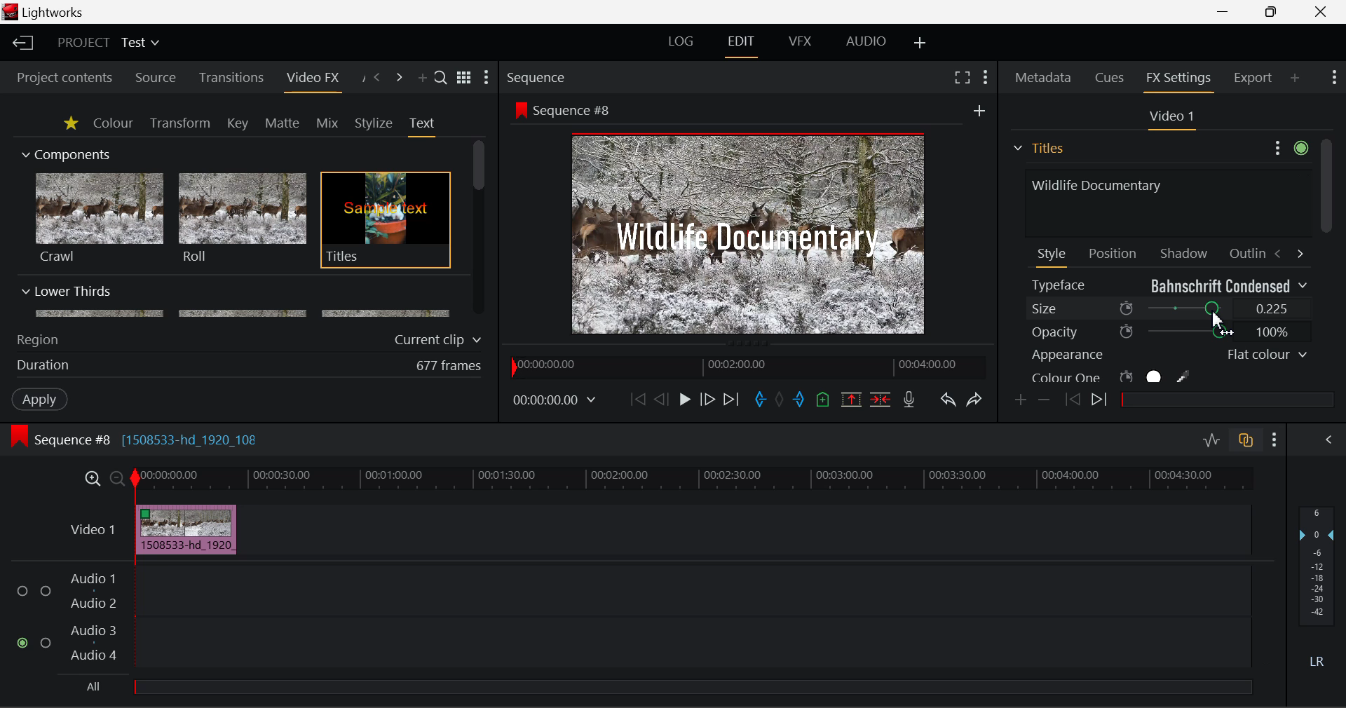 This screenshot has height=708, width=1346. Describe the element at coordinates (1164, 201) in the screenshot. I see `Text Input Field` at that location.